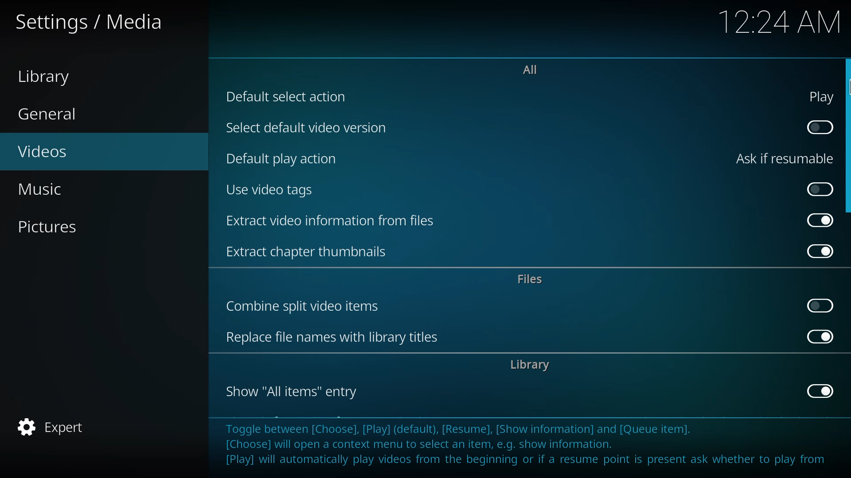 Image resolution: width=851 pixels, height=478 pixels. I want to click on click to enable, so click(820, 189).